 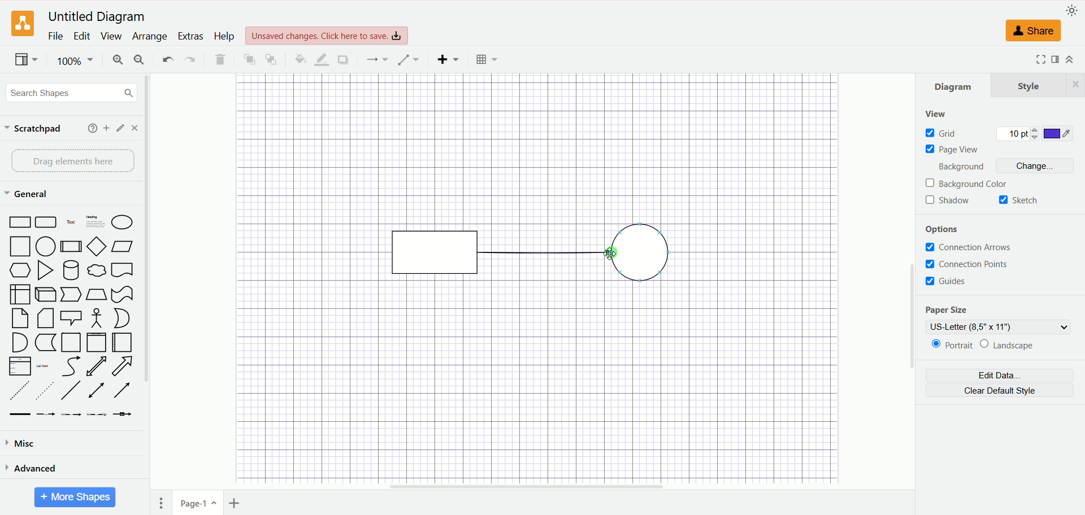 I want to click on Box, so click(x=20, y=294).